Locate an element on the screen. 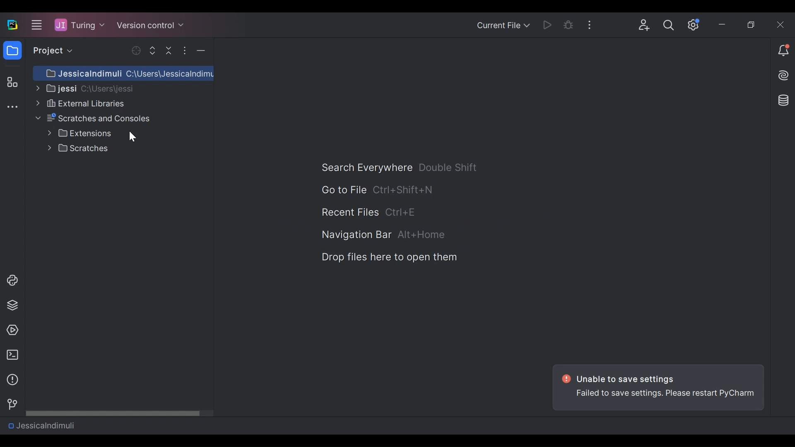  Recent Files is located at coordinates (349, 213).